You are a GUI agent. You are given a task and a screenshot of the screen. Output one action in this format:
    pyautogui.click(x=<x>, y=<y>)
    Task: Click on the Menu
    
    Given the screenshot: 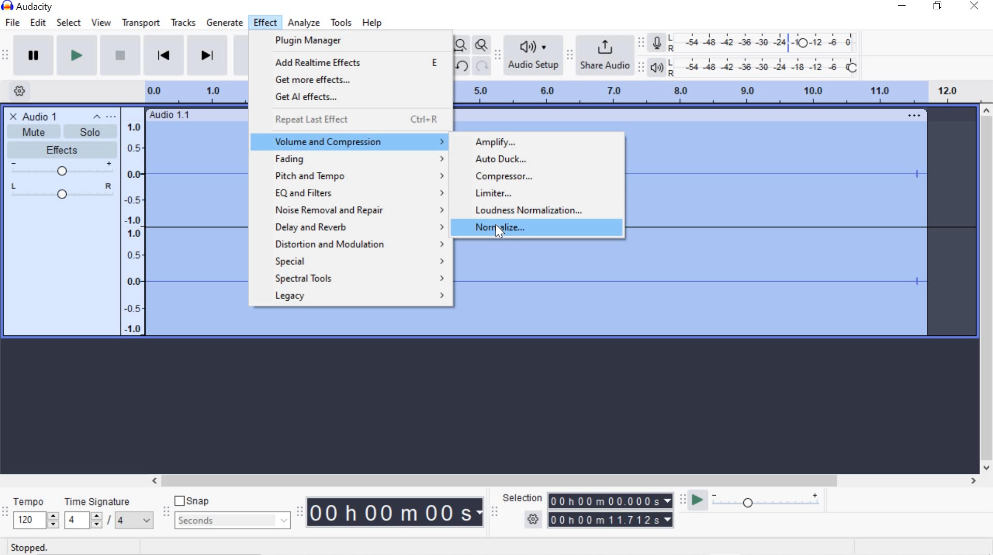 What is the action you would take?
    pyautogui.click(x=134, y=221)
    